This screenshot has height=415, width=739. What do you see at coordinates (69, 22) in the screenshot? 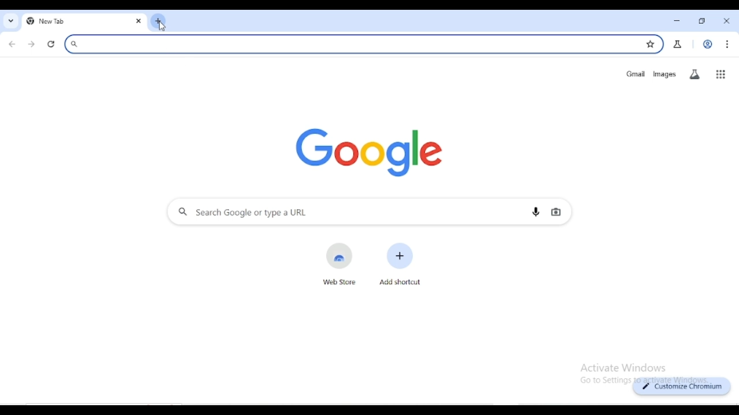
I see `new tab` at bounding box center [69, 22].